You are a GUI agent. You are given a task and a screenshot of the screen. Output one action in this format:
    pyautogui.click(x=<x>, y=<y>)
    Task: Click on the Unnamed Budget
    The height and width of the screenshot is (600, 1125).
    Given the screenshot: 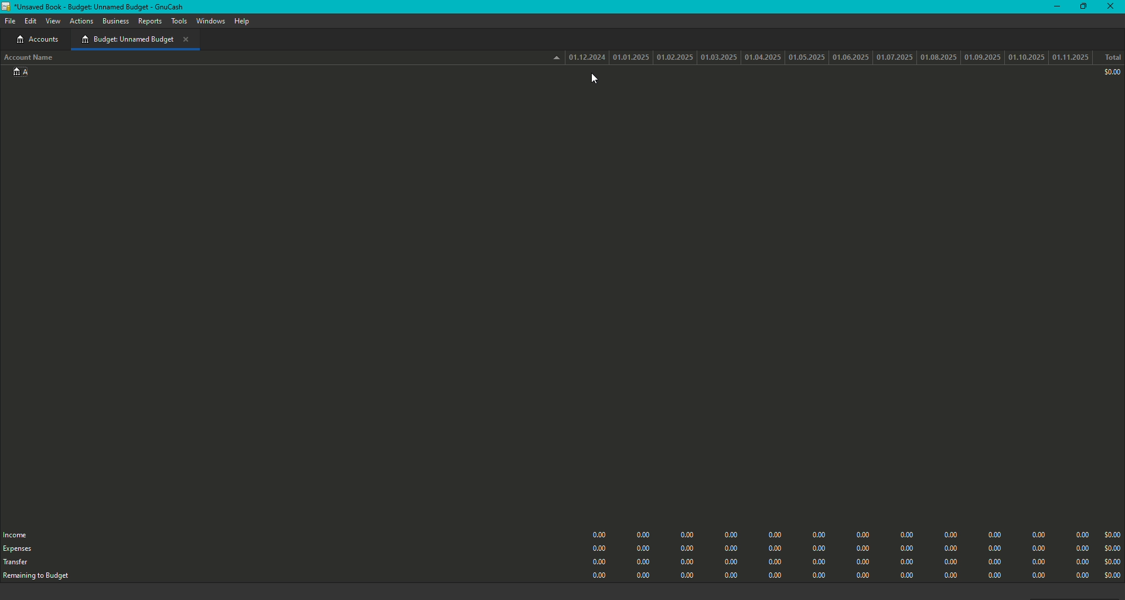 What is the action you would take?
    pyautogui.click(x=135, y=39)
    